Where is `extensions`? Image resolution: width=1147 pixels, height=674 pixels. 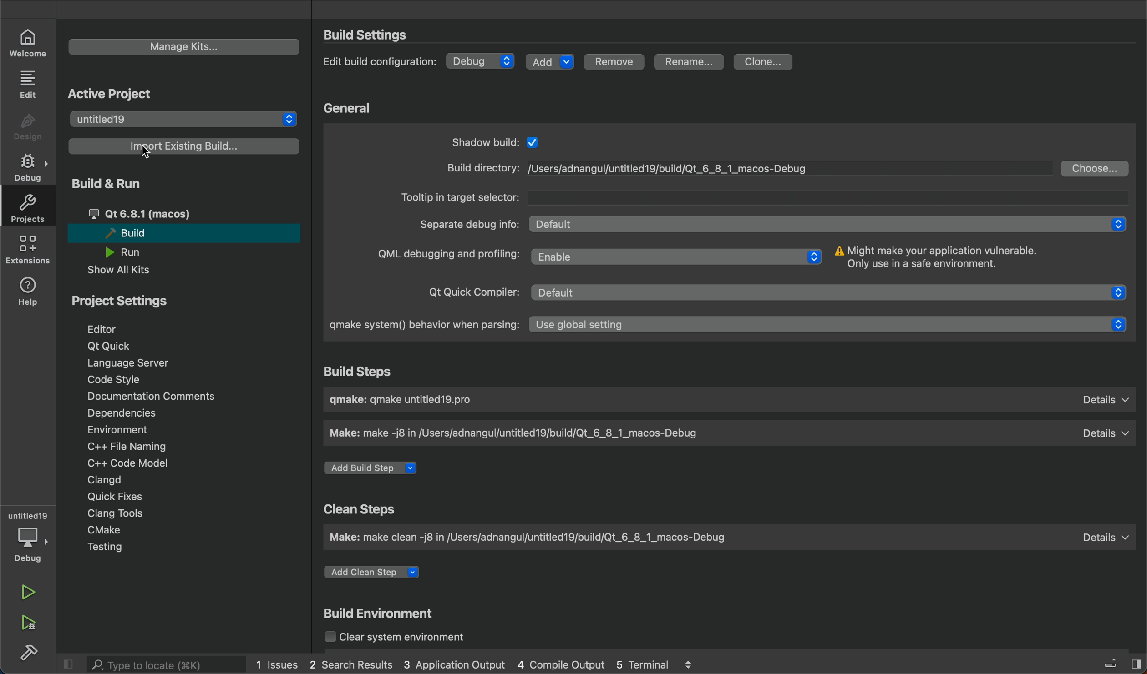
extensions is located at coordinates (27, 249).